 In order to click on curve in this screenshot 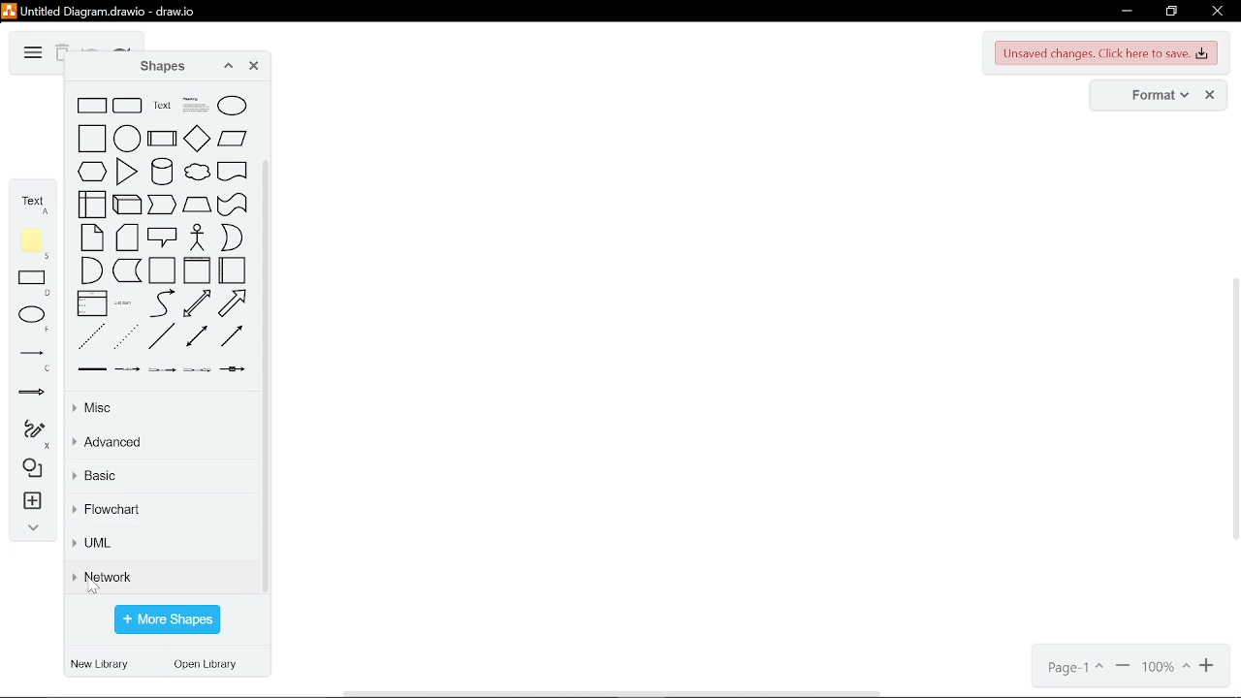, I will do `click(162, 303)`.